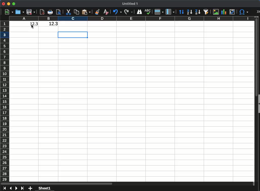 This screenshot has width=260, height=191. I want to click on Collapse/Expand, so click(259, 104).